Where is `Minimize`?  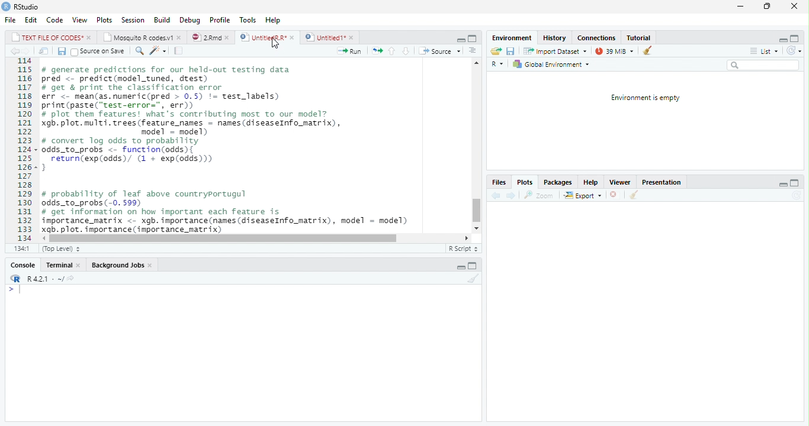 Minimize is located at coordinates (781, 38).